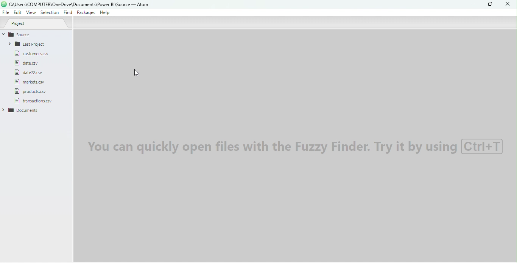 The height and width of the screenshot is (263, 517). I want to click on Folder, so click(23, 111).